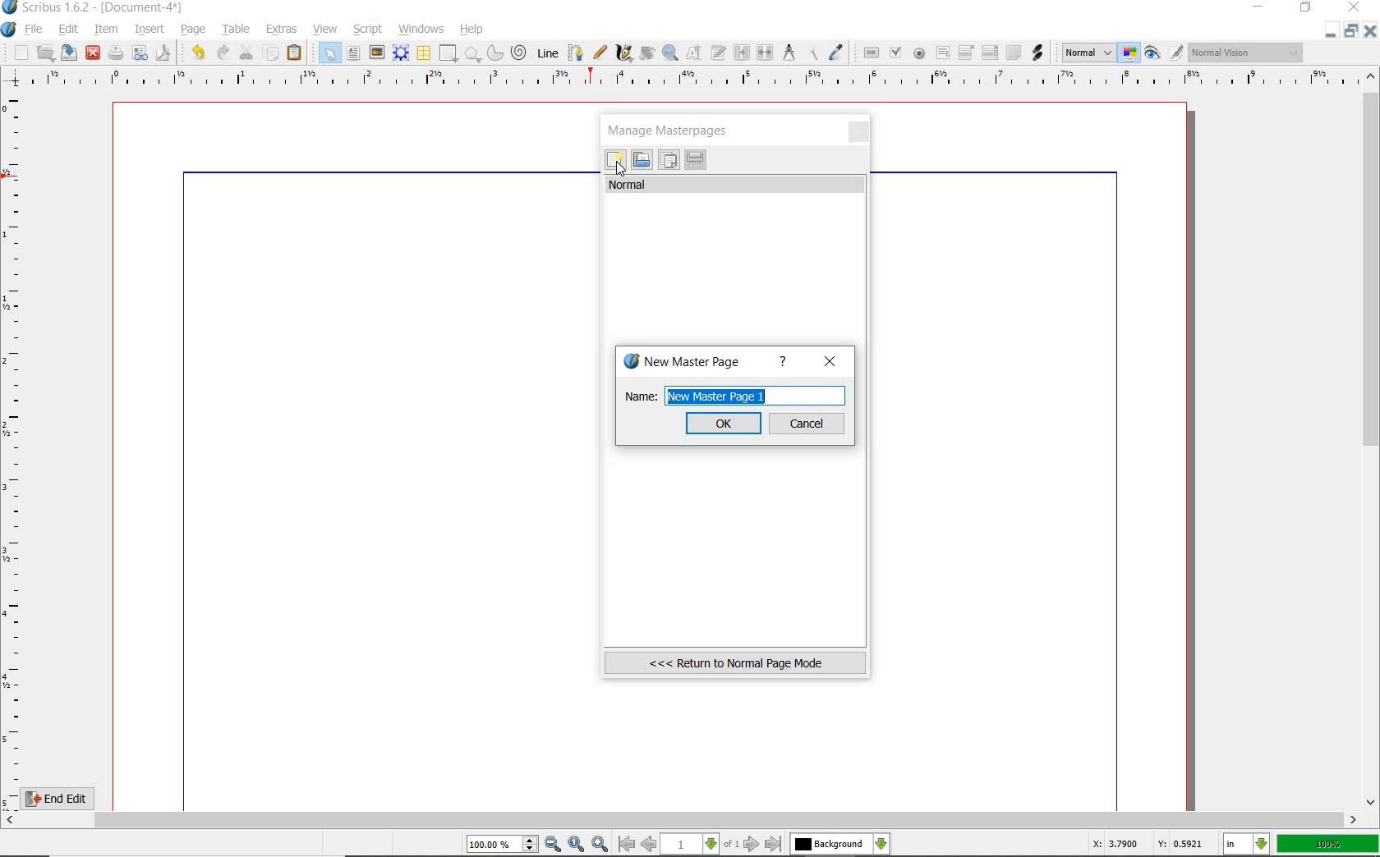 The image size is (1380, 857). What do you see at coordinates (1087, 53) in the screenshot?
I see `Normal` at bounding box center [1087, 53].